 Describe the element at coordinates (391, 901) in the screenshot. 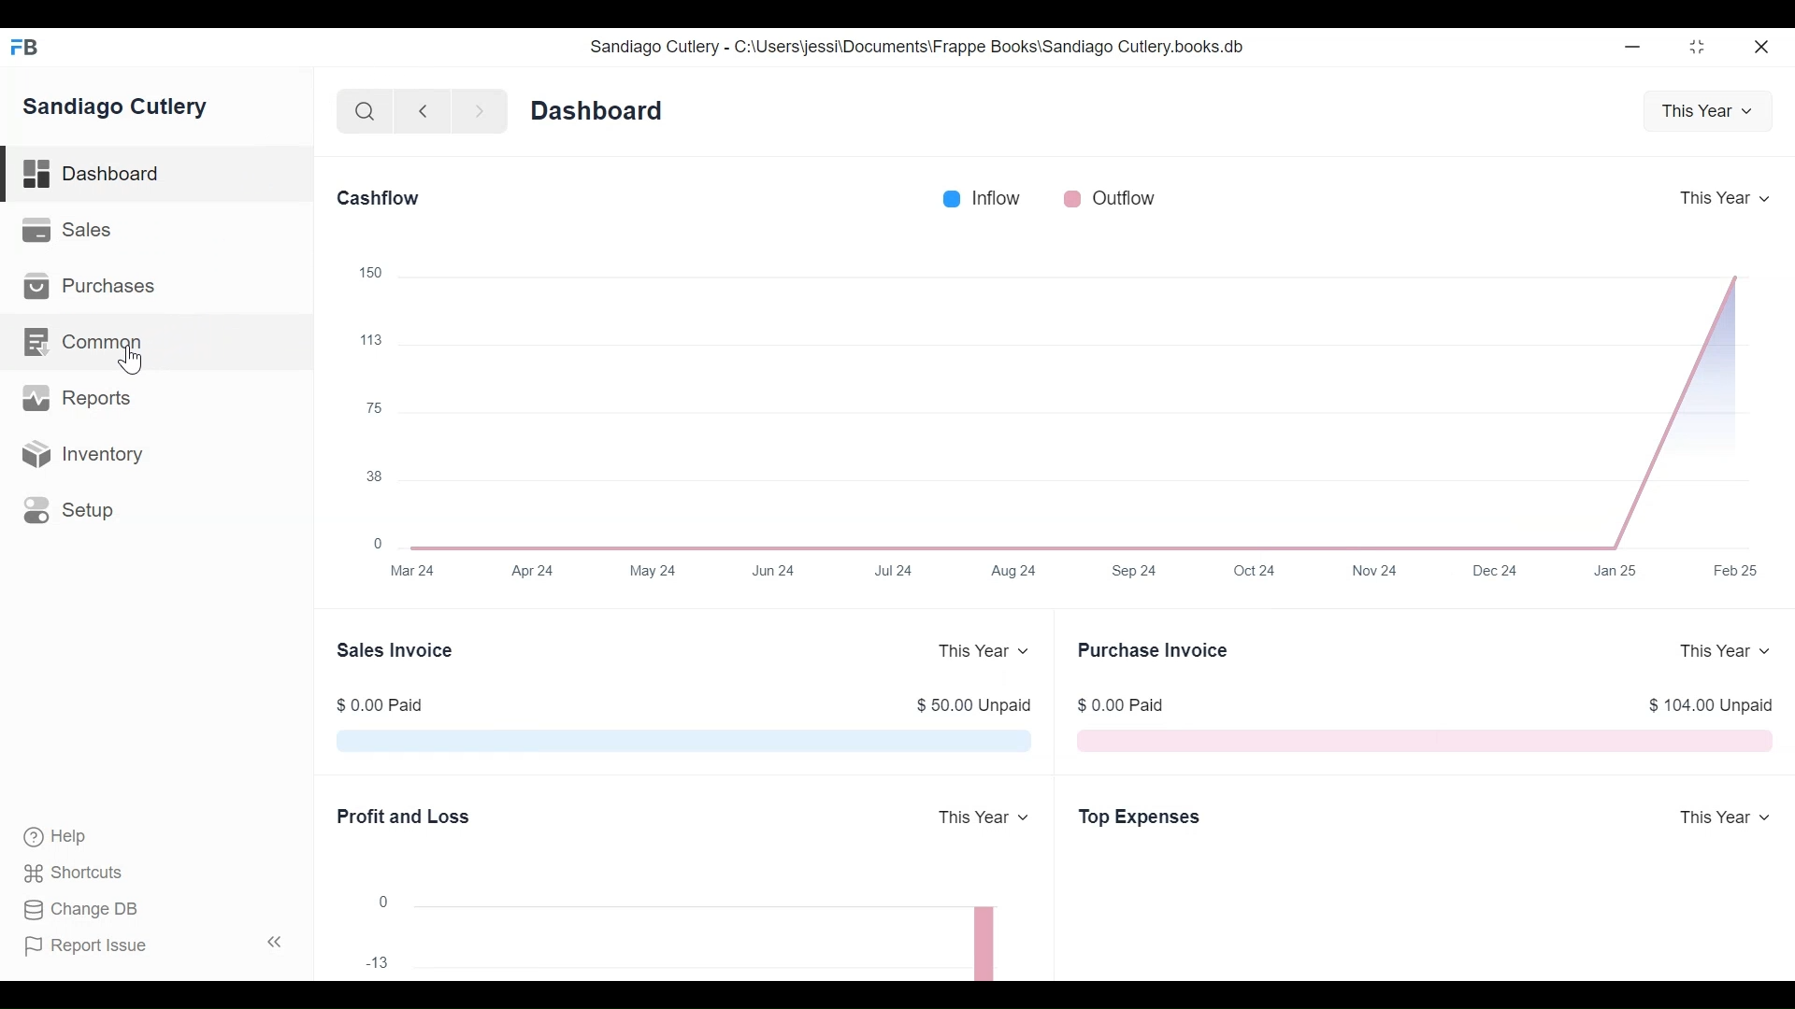

I see `0` at that location.